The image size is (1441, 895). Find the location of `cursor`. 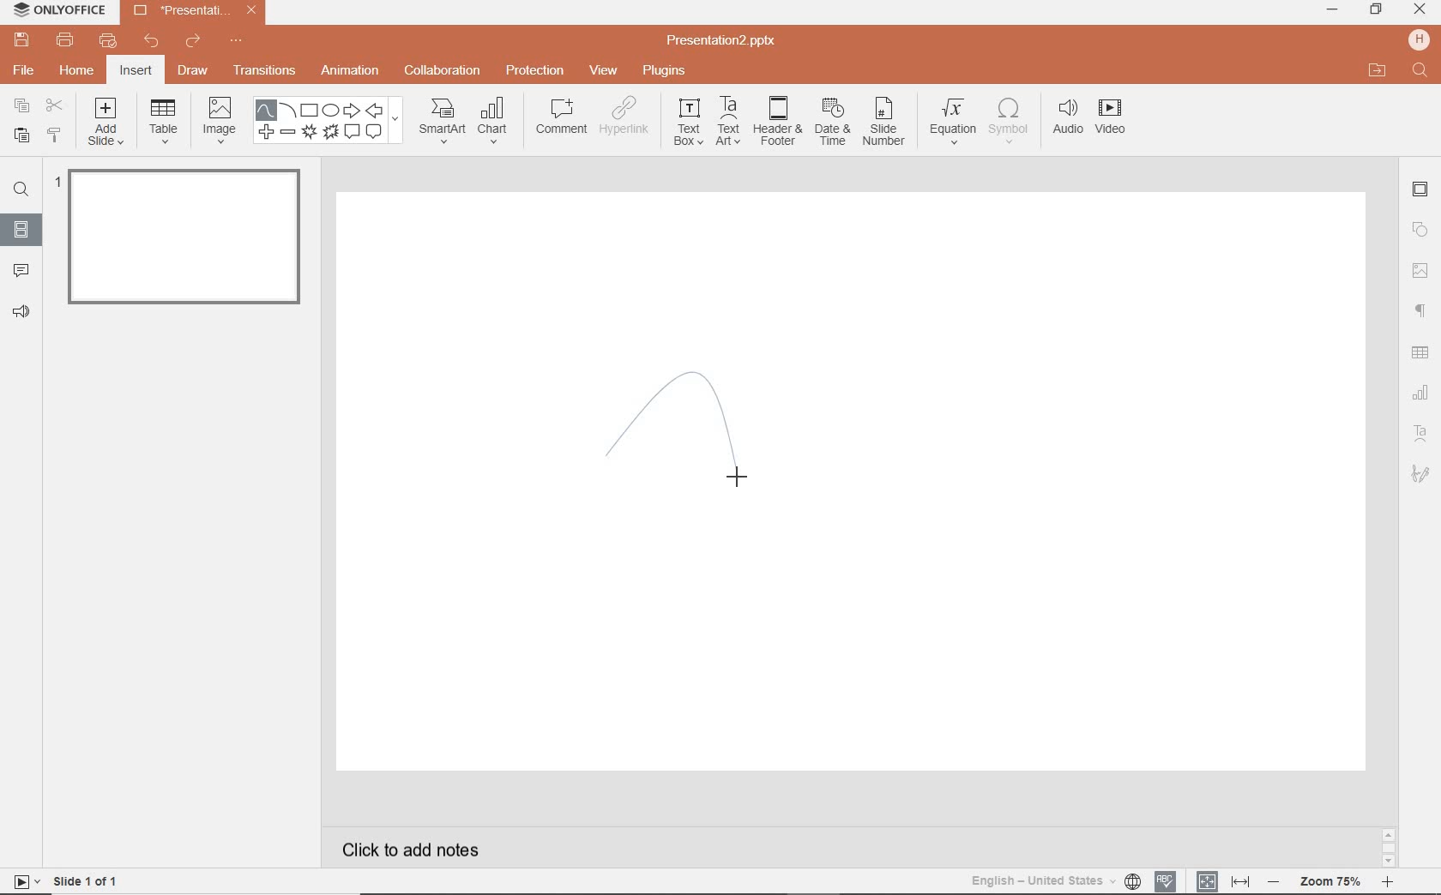

cursor is located at coordinates (741, 473).